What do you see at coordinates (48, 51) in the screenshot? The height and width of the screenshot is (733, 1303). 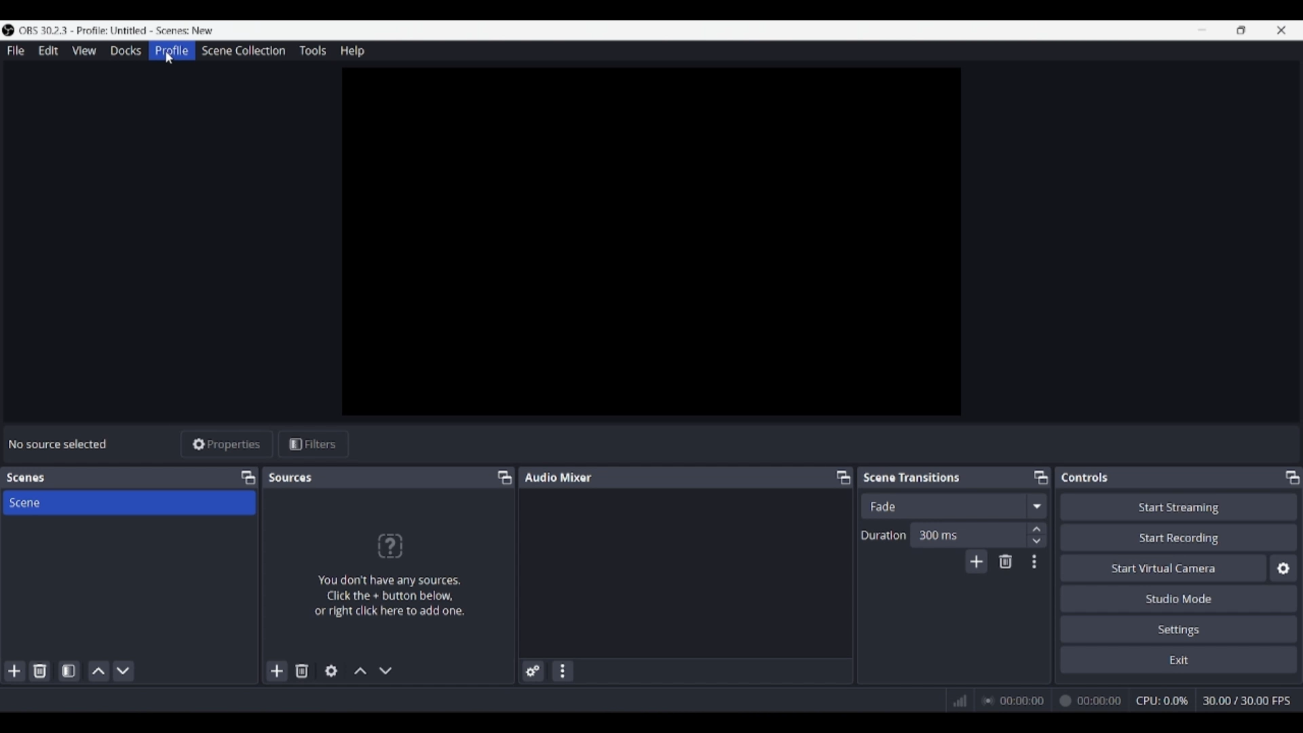 I see `Edit menu` at bounding box center [48, 51].